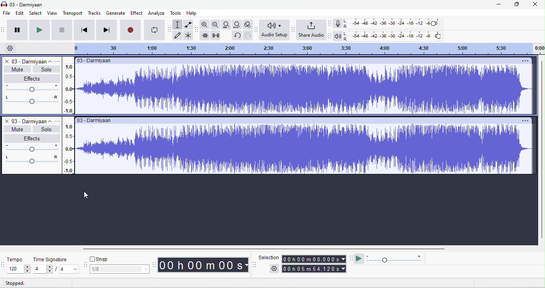  What do you see at coordinates (33, 62) in the screenshot?
I see `track title` at bounding box center [33, 62].